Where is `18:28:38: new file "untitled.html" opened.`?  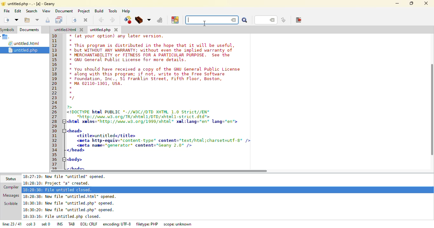
18:28:38: new file "untitled.html" opened. is located at coordinates (71, 196).